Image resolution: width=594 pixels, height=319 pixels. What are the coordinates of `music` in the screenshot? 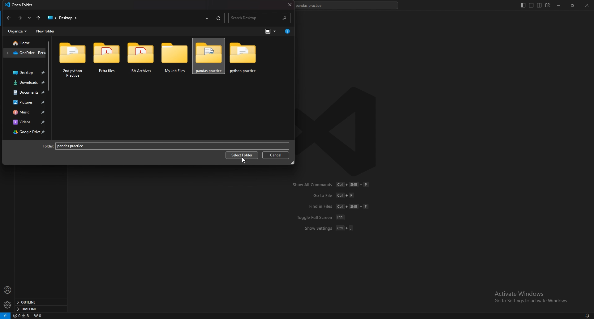 It's located at (26, 113).